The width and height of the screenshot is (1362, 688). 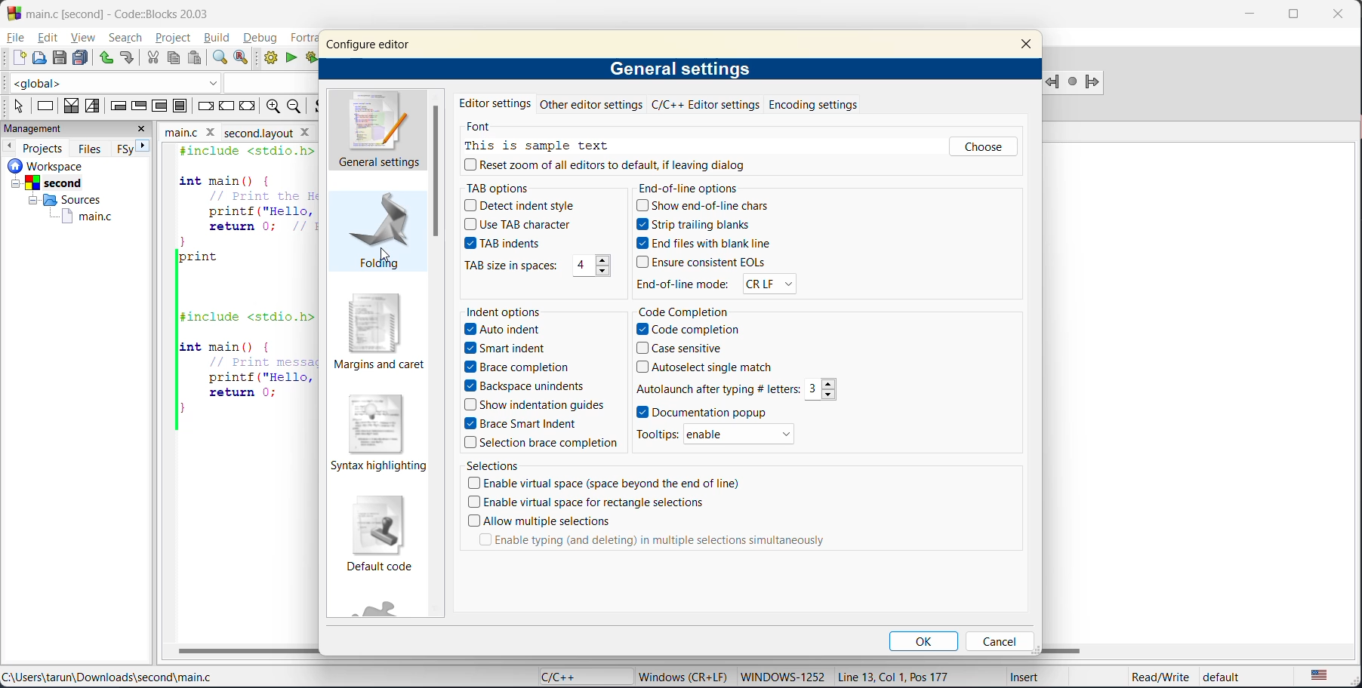 I want to click on Insert, so click(x=1019, y=679).